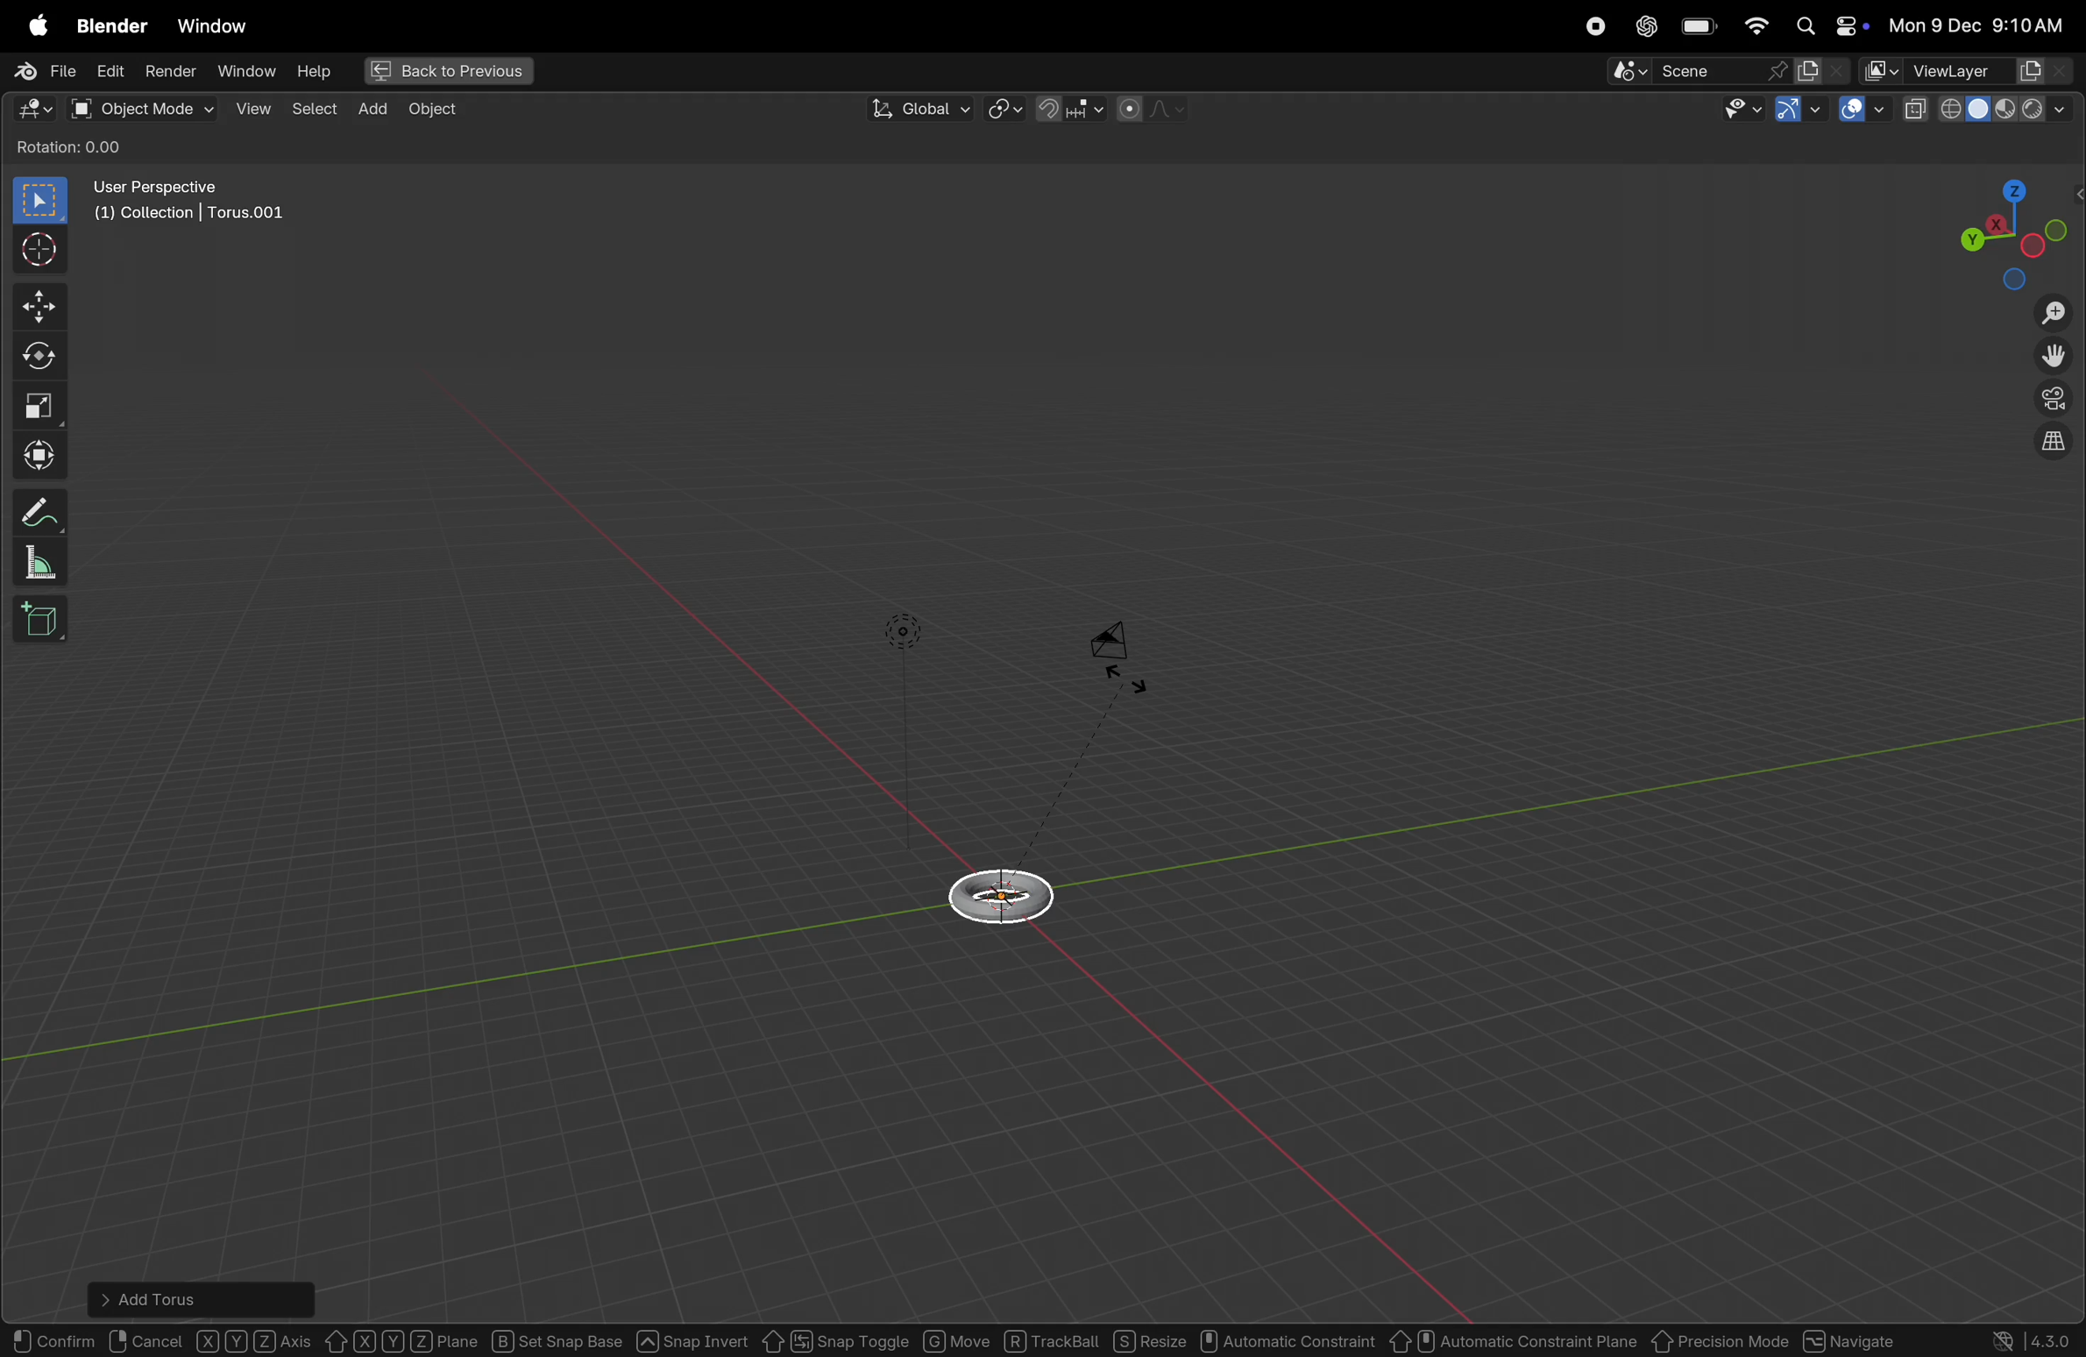 The height and width of the screenshot is (1357, 2086). What do you see at coordinates (1644, 26) in the screenshot?
I see `chatgpt` at bounding box center [1644, 26].